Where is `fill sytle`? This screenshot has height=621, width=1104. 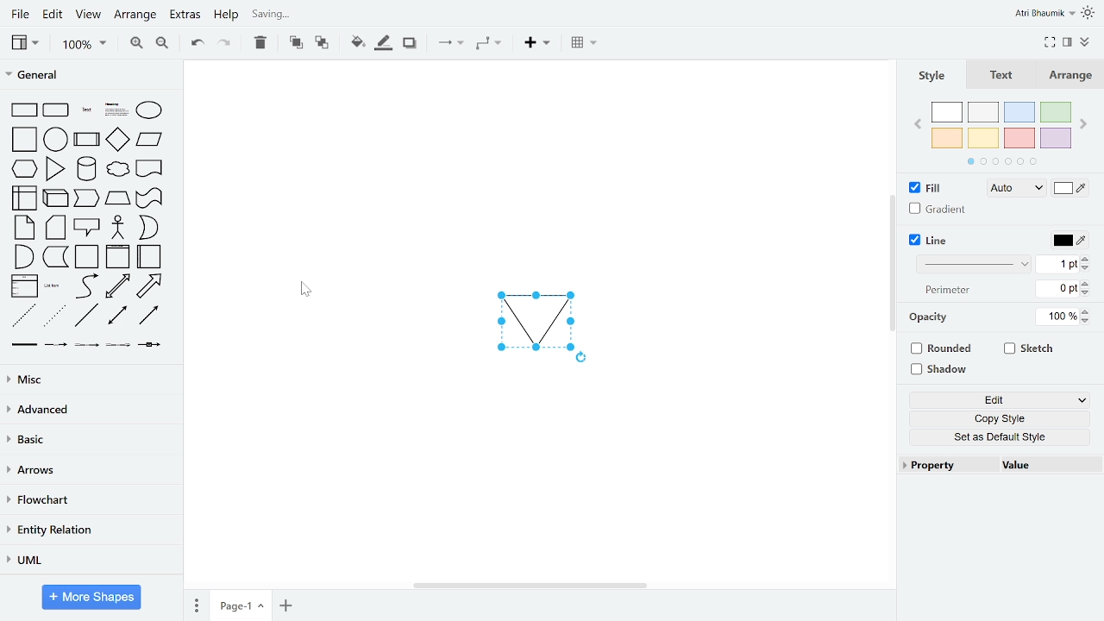
fill sytle is located at coordinates (1014, 189).